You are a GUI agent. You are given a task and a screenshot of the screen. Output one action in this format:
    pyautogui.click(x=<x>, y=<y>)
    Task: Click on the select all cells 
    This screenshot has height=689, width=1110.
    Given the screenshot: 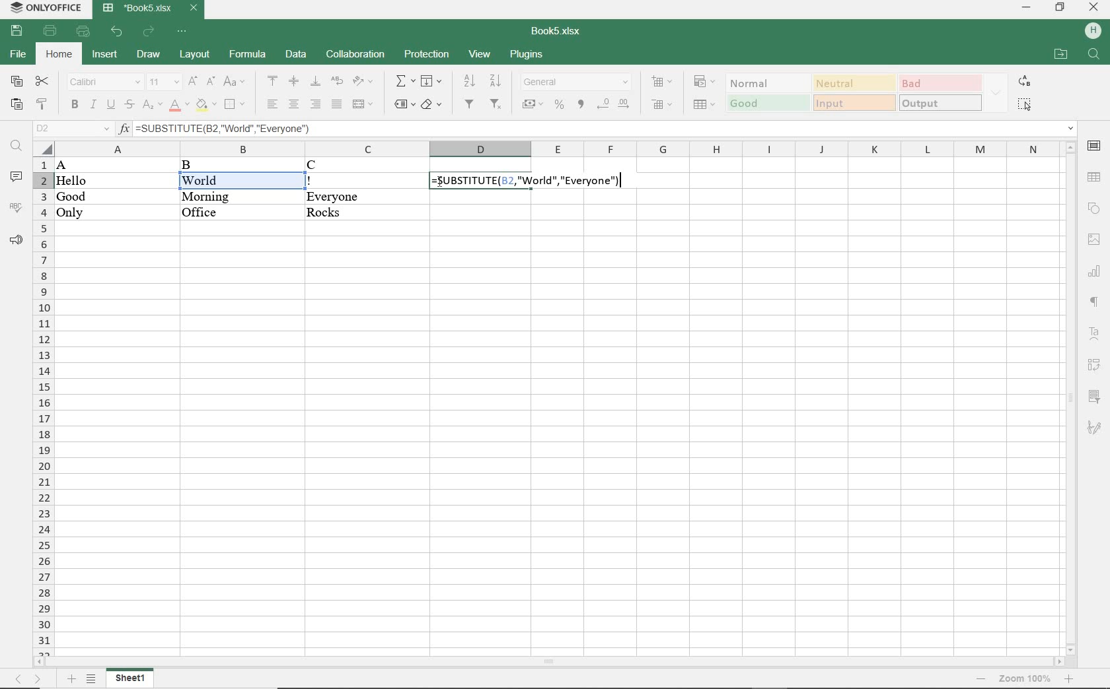 What is the action you would take?
    pyautogui.click(x=43, y=147)
    